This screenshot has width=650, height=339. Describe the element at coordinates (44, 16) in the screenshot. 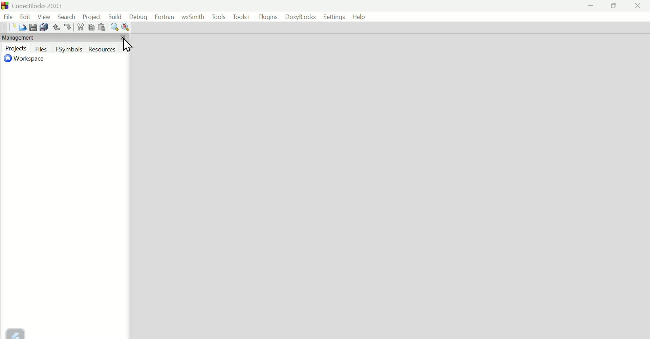

I see `View` at that location.